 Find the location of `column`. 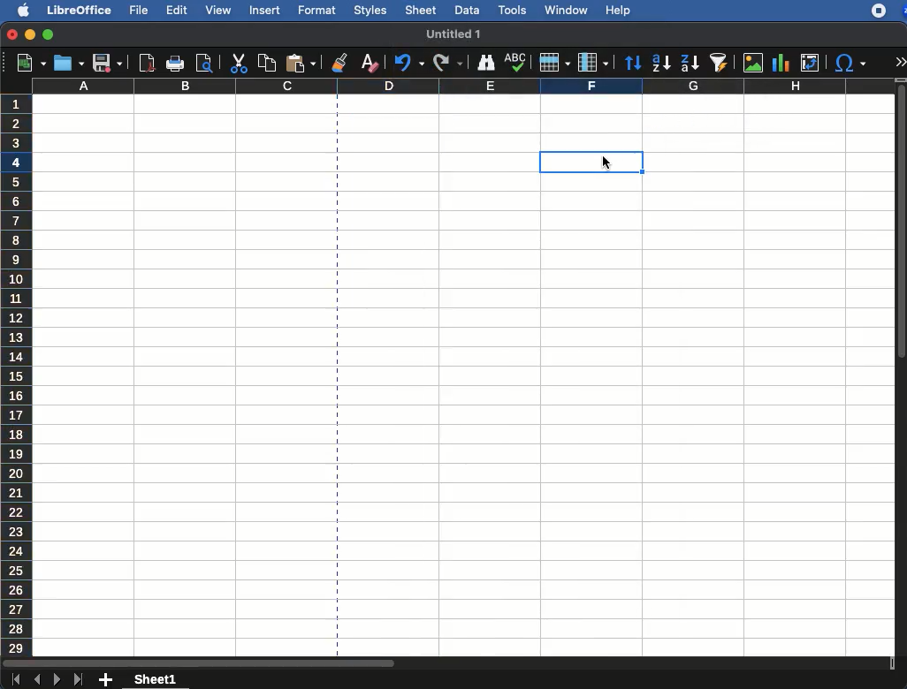

column is located at coordinates (463, 87).